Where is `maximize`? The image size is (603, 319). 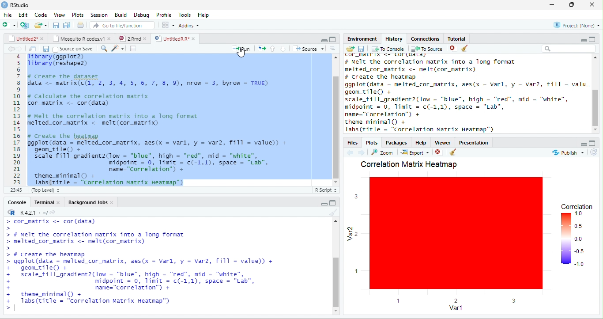 maximize is located at coordinates (333, 203).